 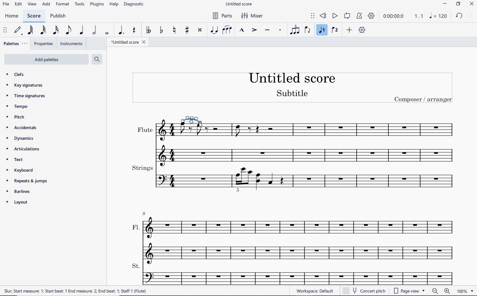 I want to click on STACCATO, so click(x=280, y=30).